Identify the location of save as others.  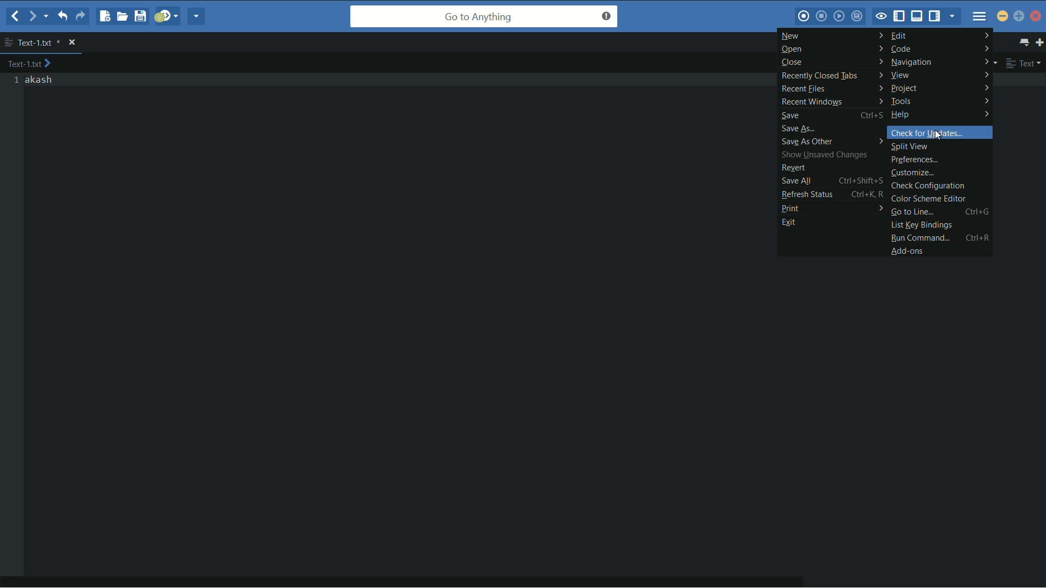
(830, 141).